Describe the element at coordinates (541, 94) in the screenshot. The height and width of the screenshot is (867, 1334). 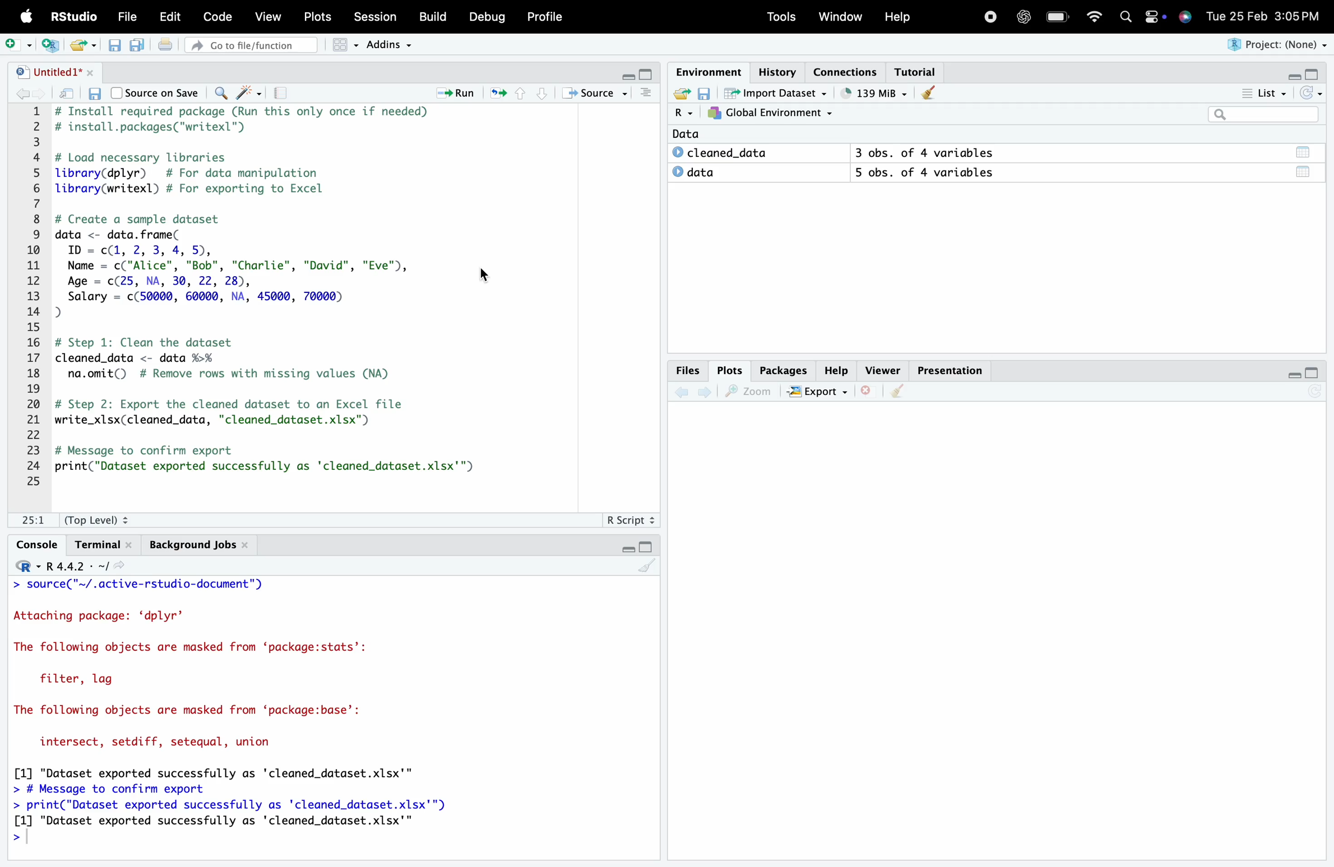
I see `Go to next section/chunk (Ctrl + pgDn)` at that location.